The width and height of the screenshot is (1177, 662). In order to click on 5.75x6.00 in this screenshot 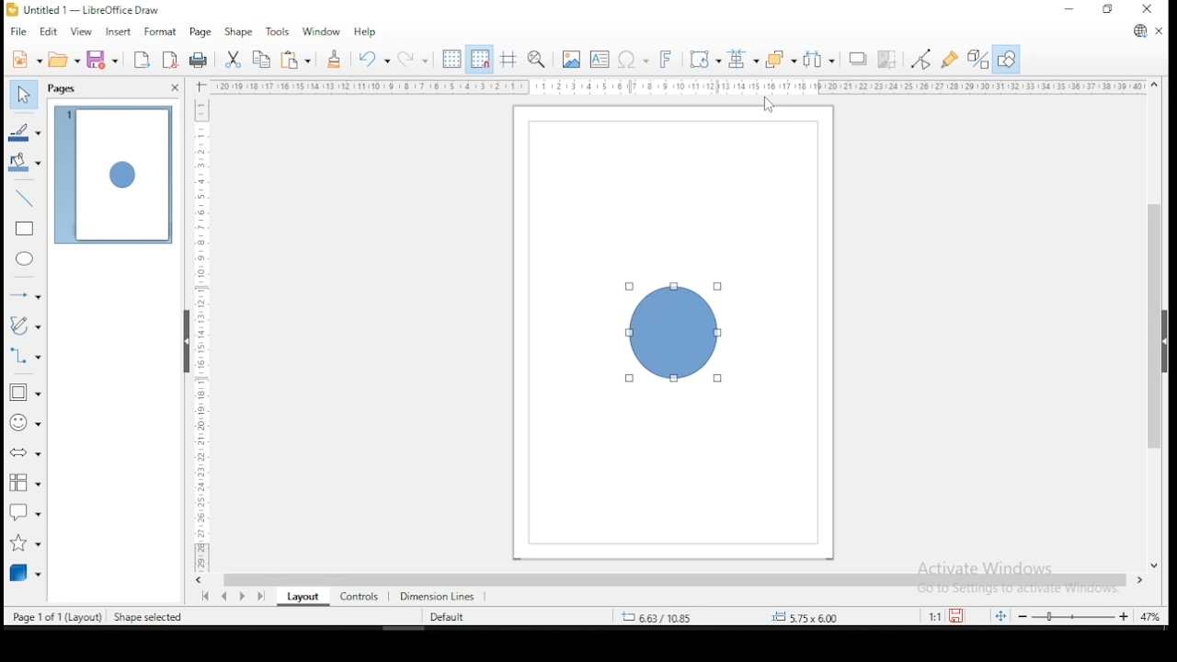, I will do `click(803, 617)`.